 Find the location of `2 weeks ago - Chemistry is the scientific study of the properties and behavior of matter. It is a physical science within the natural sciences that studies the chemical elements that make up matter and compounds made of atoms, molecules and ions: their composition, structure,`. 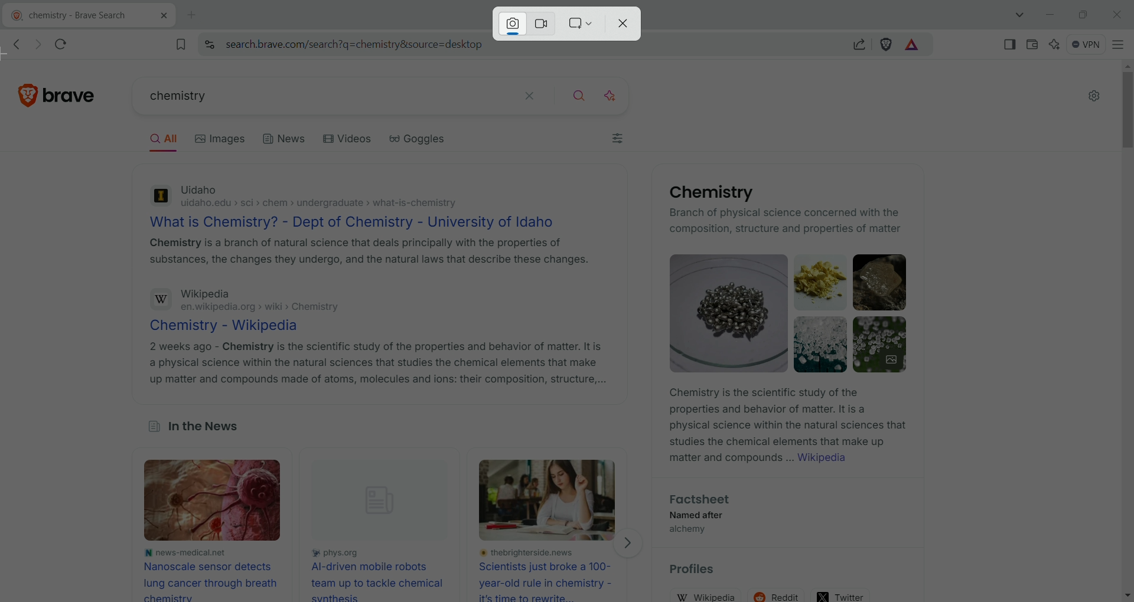

2 weeks ago - Chemistry is the scientific study of the properties and behavior of matter. It is a physical science within the natural sciences that studies the chemical elements that make up matter and compounds made of atoms, molecules and ions: their composition, structure, is located at coordinates (376, 363).